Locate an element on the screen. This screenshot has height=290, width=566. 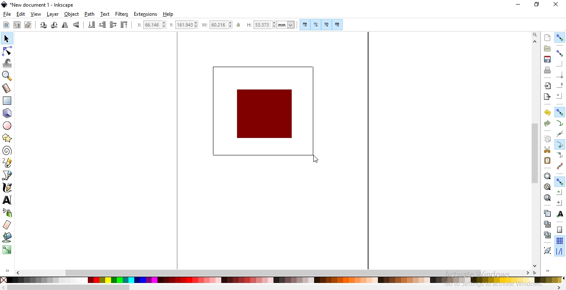
rotate 90 counter clockwise is located at coordinates (43, 26).